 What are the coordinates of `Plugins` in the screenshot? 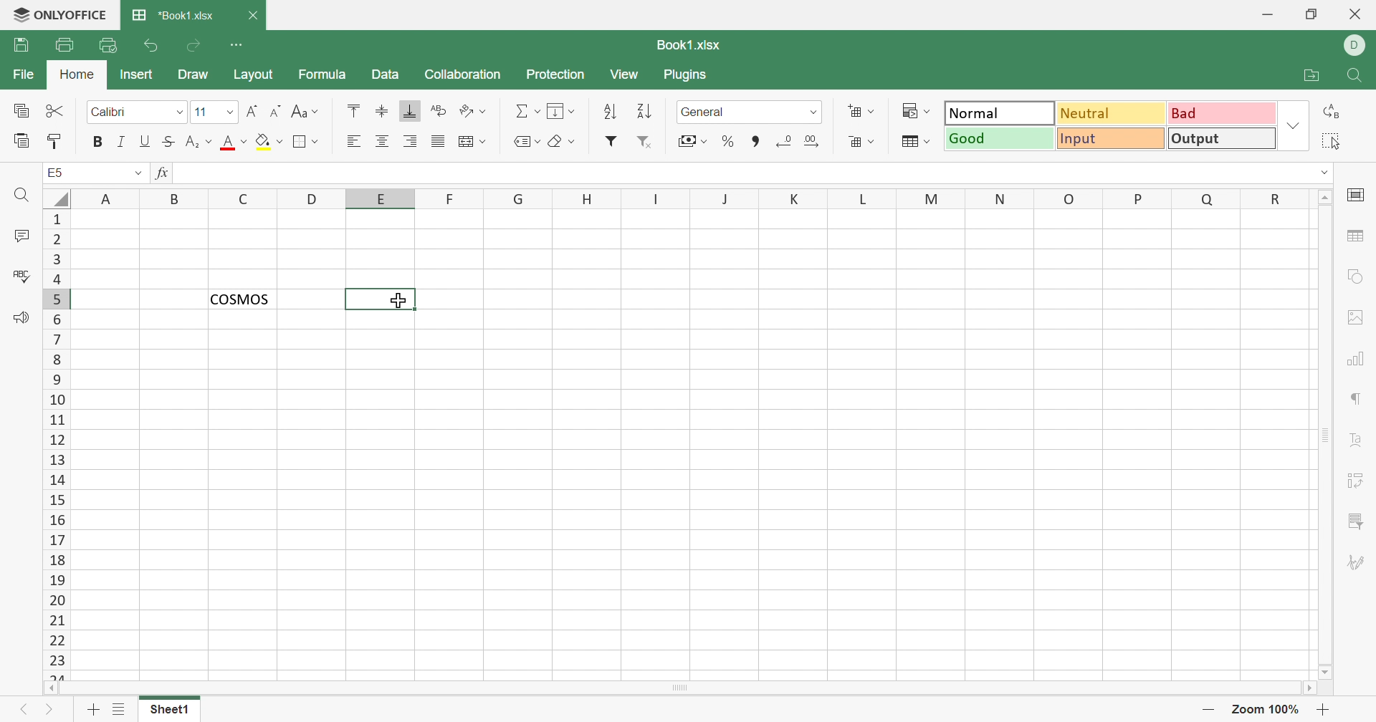 It's located at (686, 74).